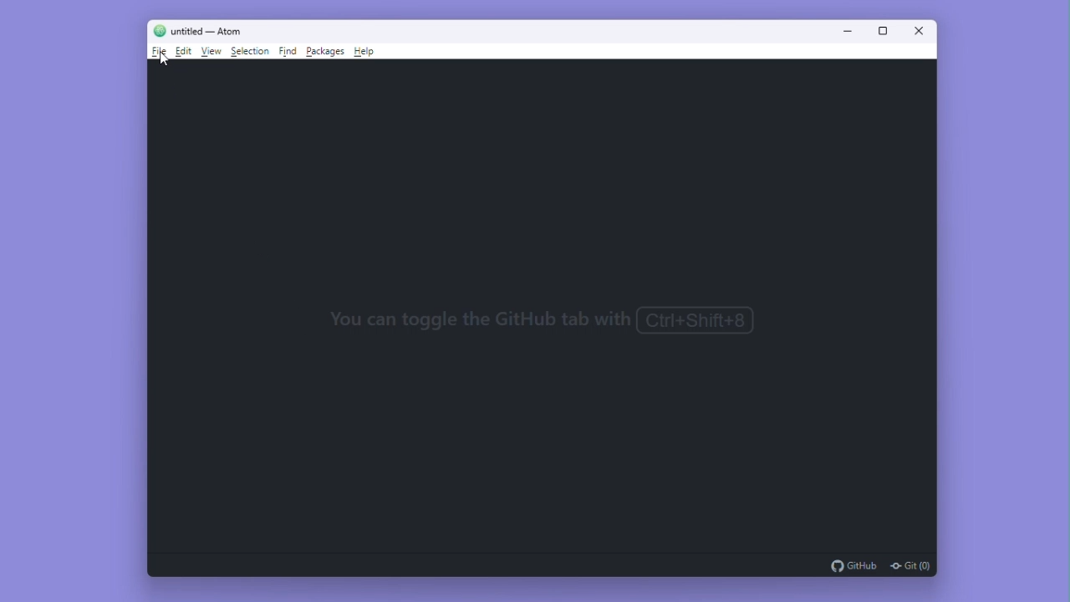  Describe the element at coordinates (166, 63) in the screenshot. I see `cursor` at that location.